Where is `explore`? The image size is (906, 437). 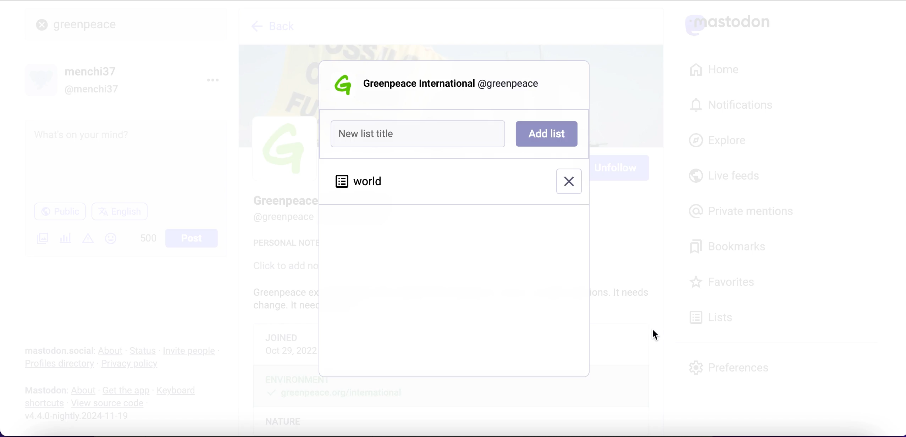
explore is located at coordinates (724, 141).